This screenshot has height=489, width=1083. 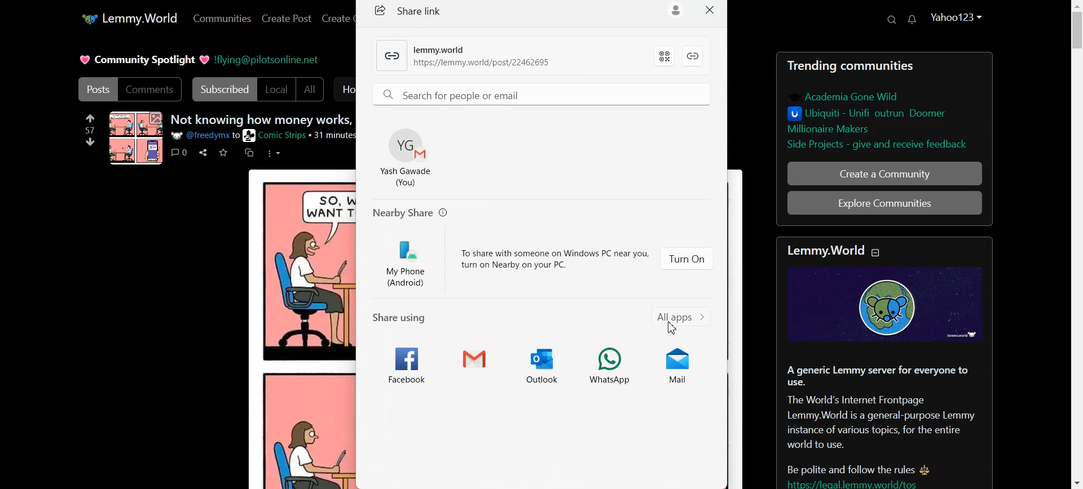 I want to click on Comments, so click(x=178, y=152).